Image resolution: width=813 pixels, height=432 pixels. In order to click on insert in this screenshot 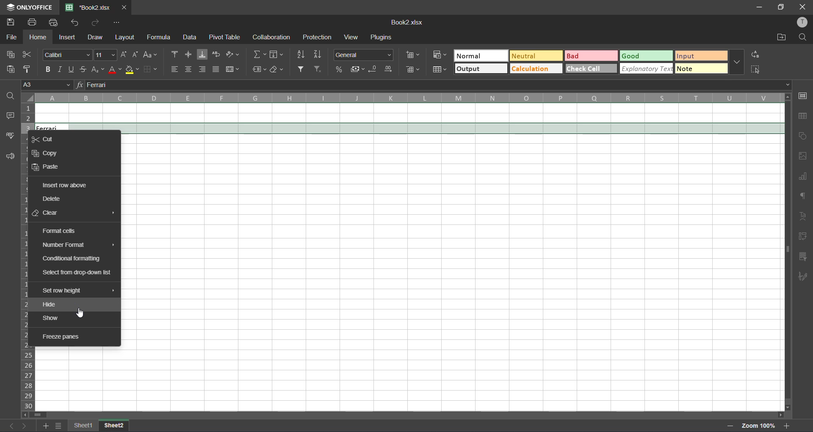, I will do `click(68, 37)`.